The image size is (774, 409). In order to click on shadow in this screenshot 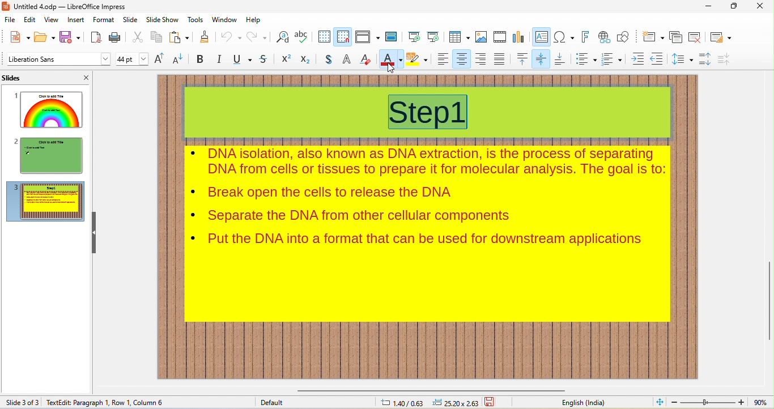, I will do `click(329, 60)`.